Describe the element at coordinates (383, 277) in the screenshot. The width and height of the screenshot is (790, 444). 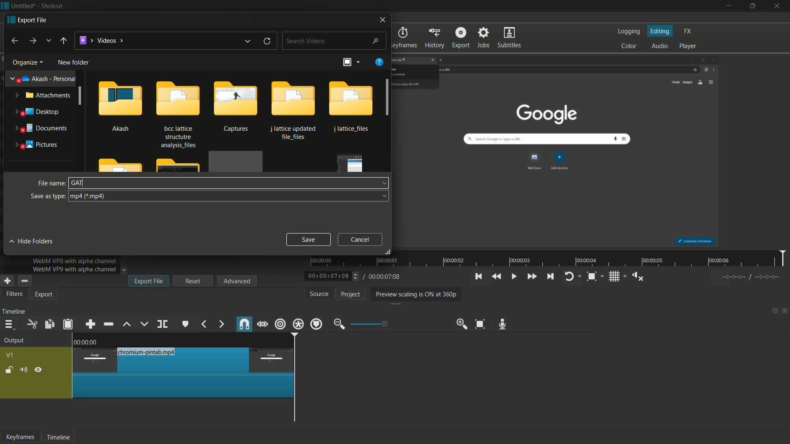
I see `total time` at that location.